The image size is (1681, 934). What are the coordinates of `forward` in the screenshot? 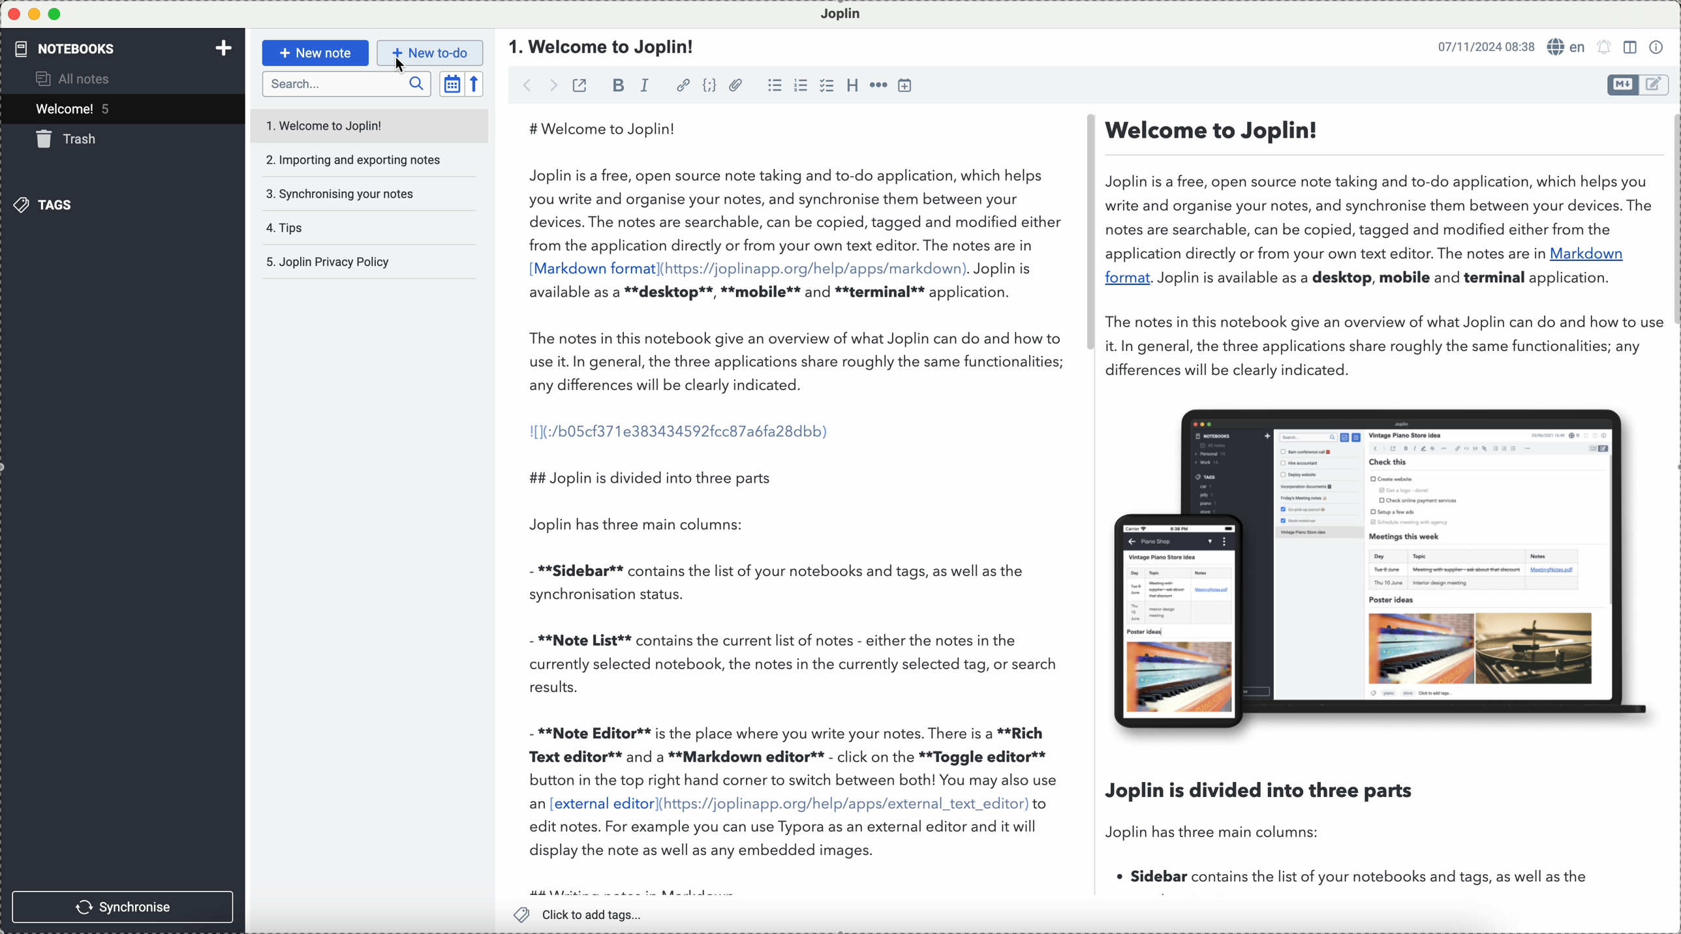 It's located at (551, 85).